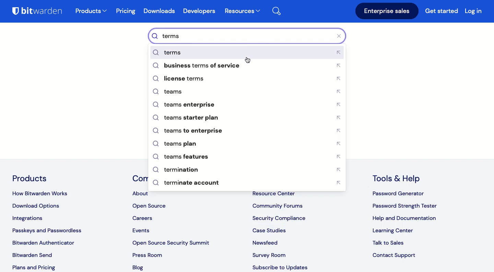 The height and width of the screenshot is (272, 494). Describe the element at coordinates (269, 254) in the screenshot. I see `survey room` at that location.